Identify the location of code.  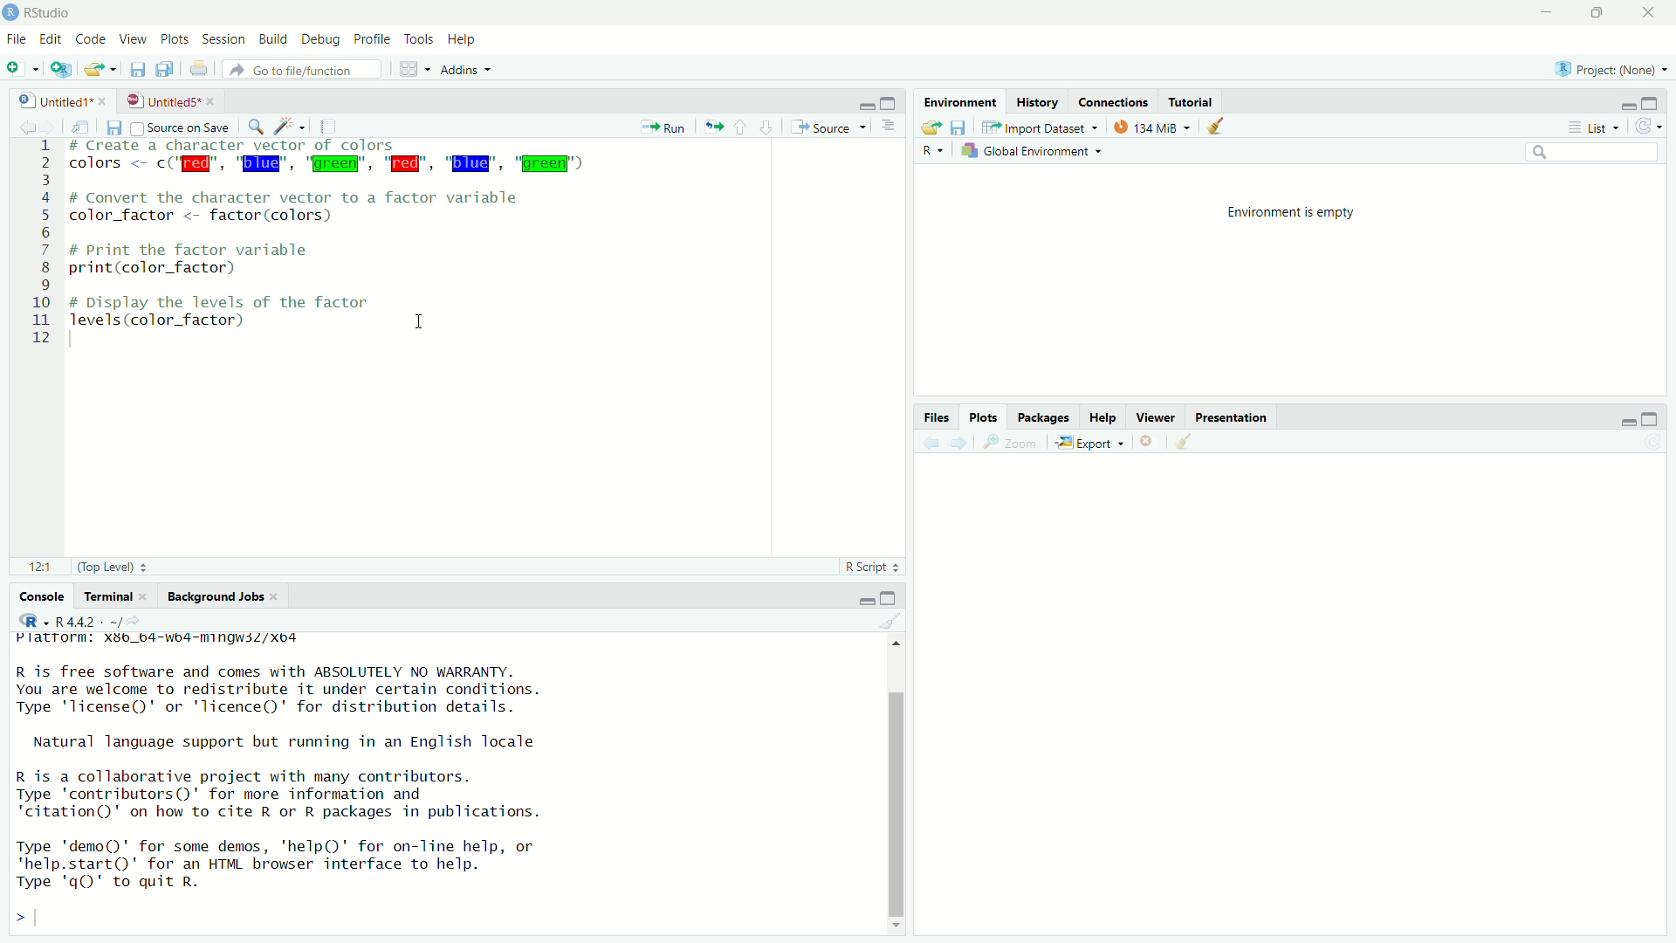
(91, 40).